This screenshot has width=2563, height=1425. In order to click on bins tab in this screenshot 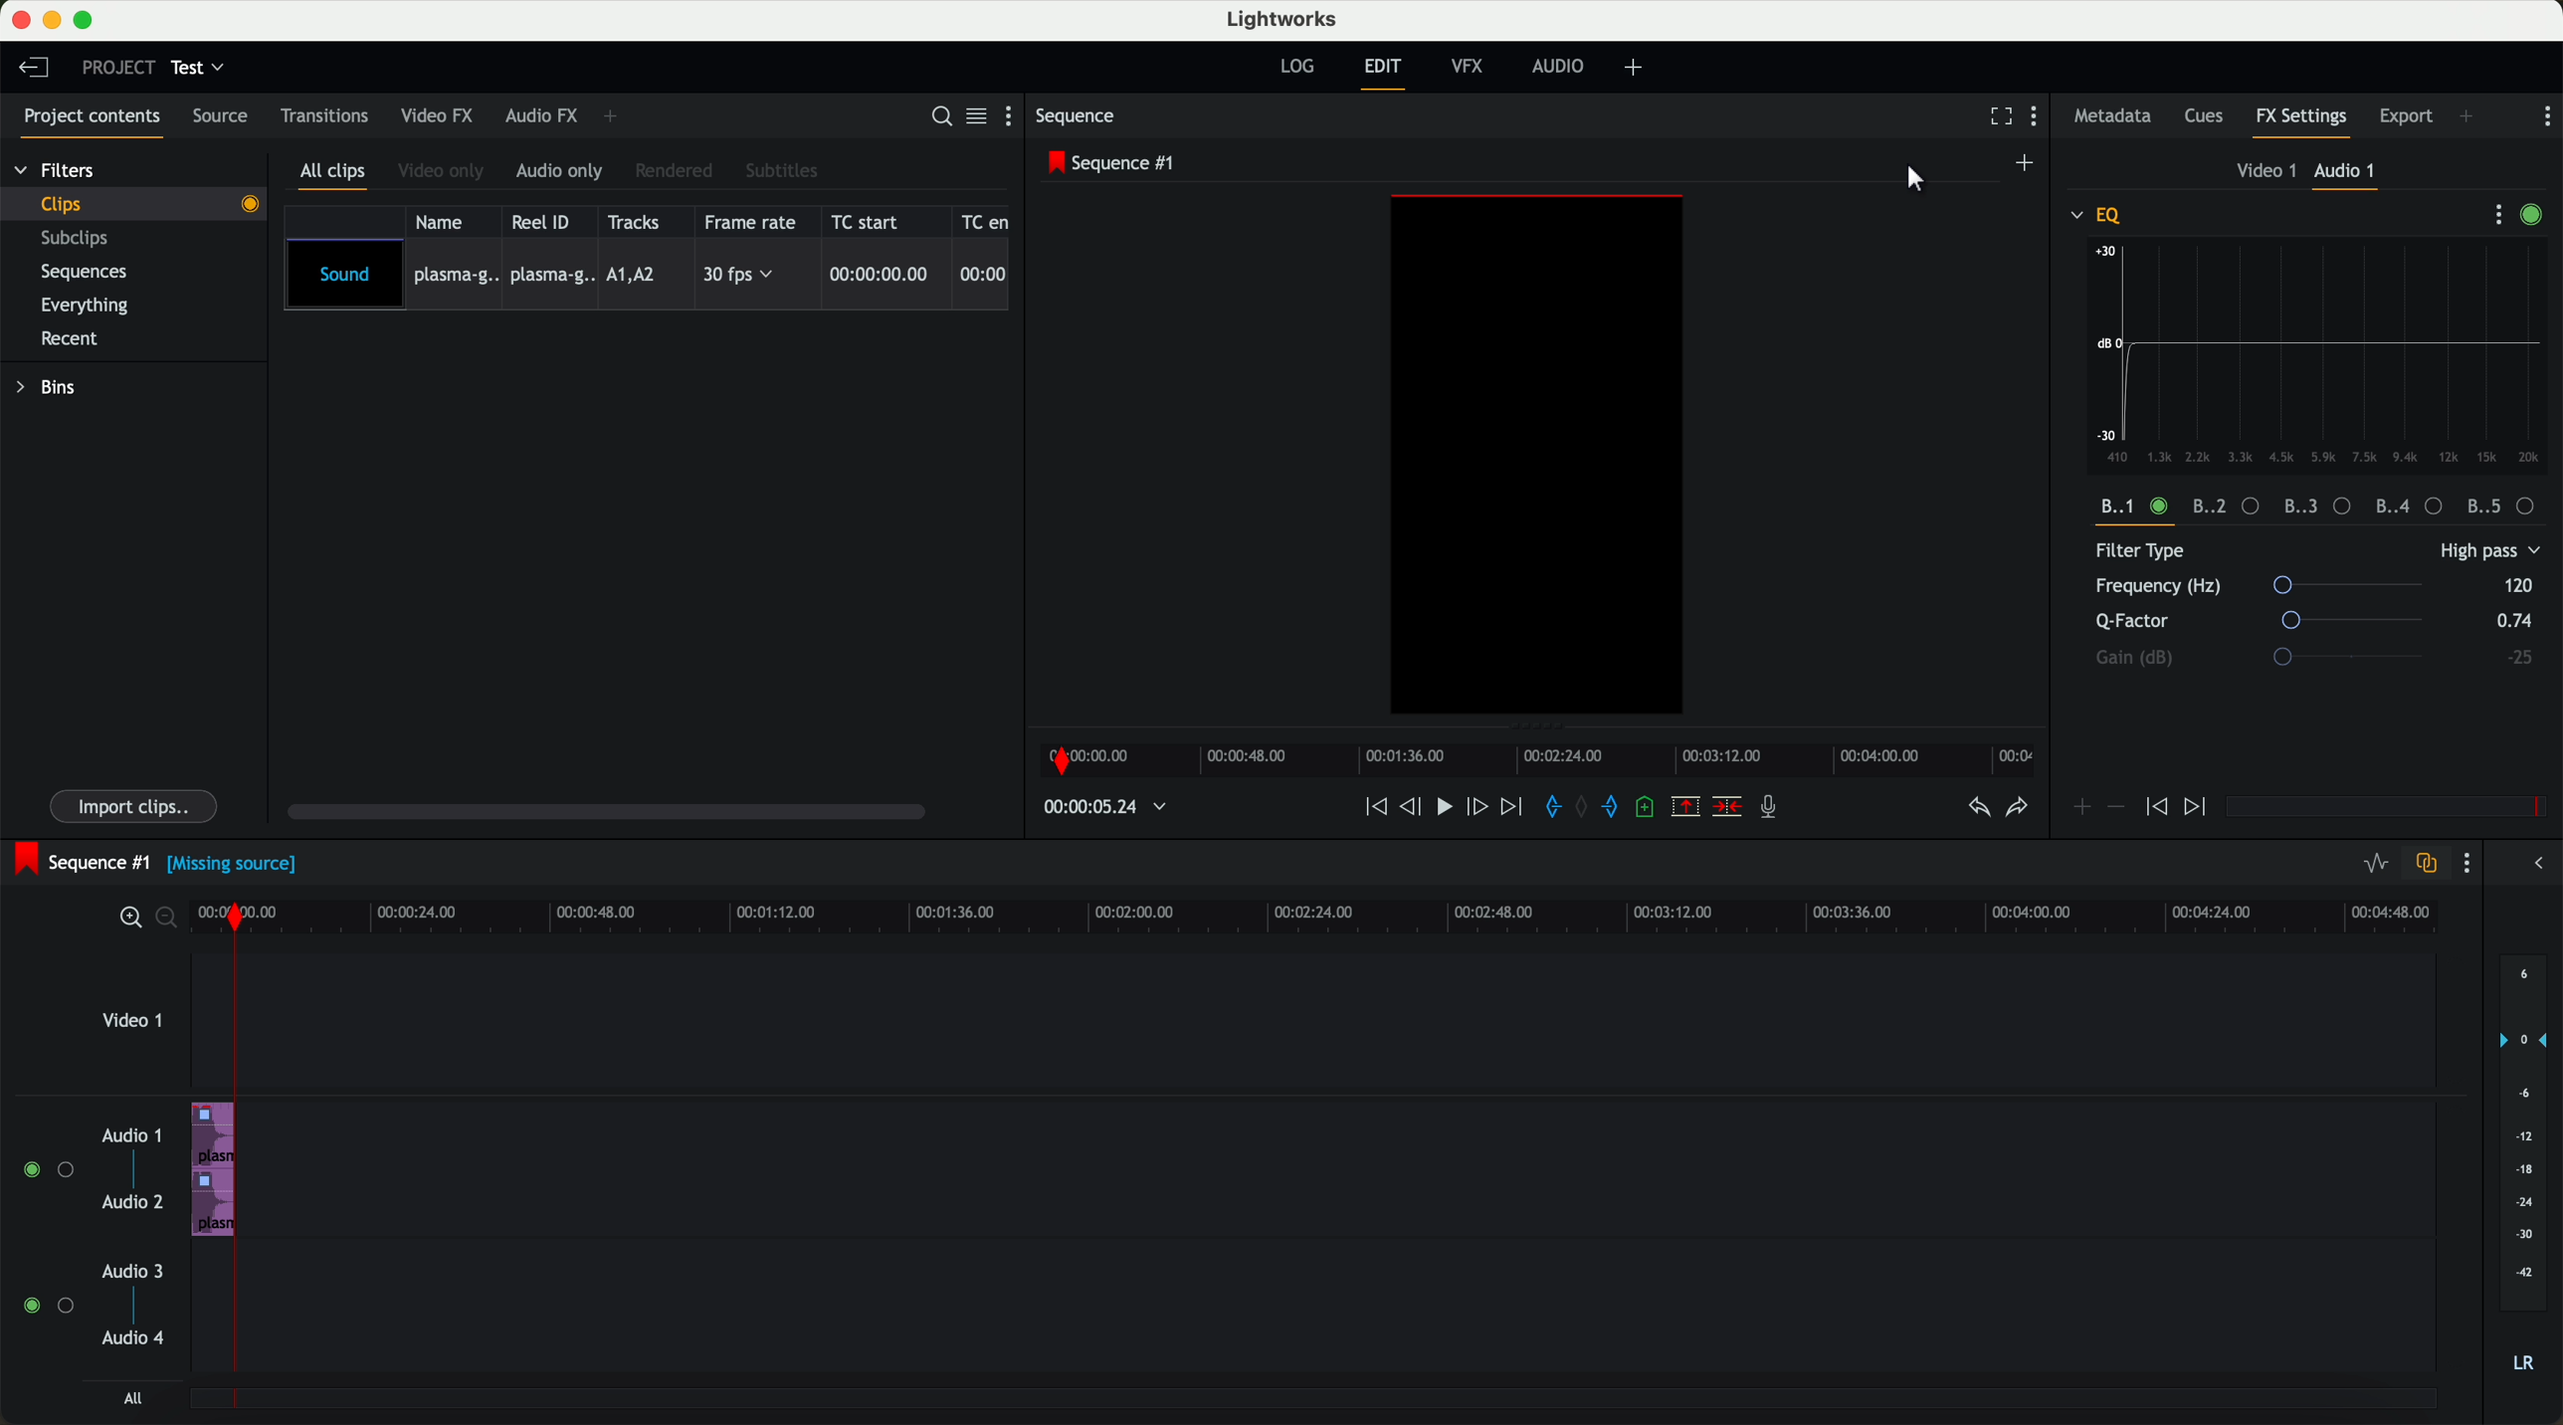, I will do `click(53, 390)`.